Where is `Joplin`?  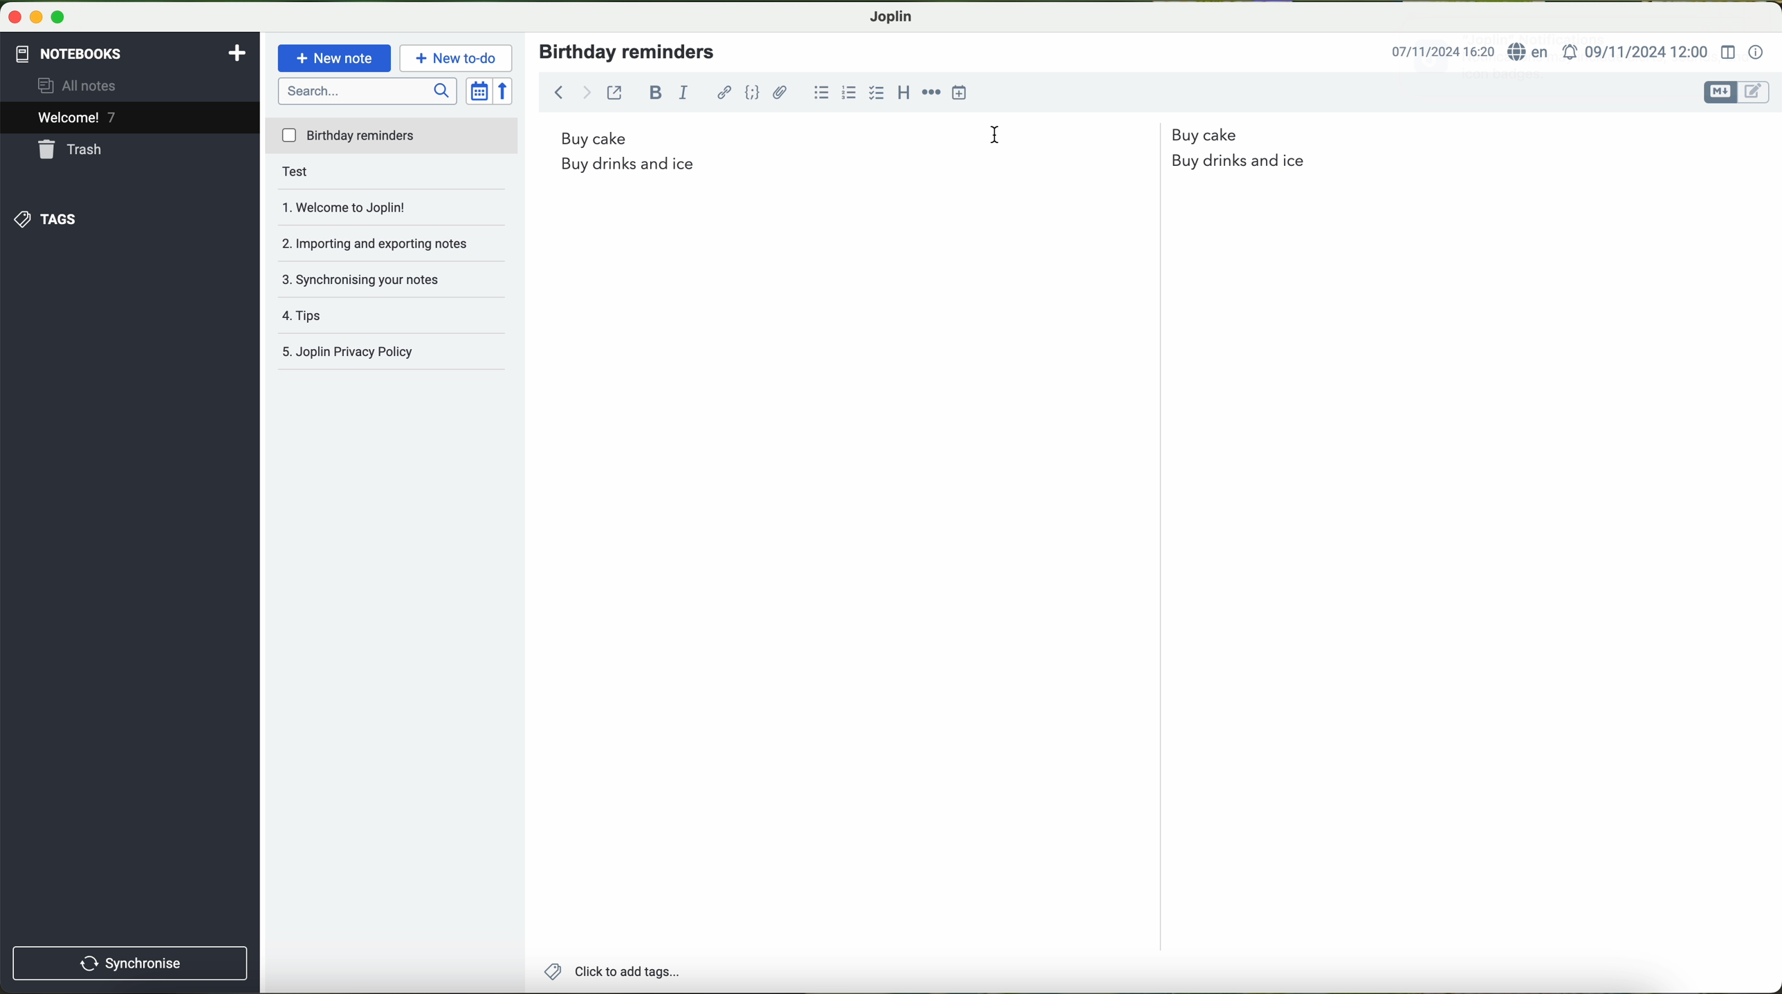
Joplin is located at coordinates (891, 18).